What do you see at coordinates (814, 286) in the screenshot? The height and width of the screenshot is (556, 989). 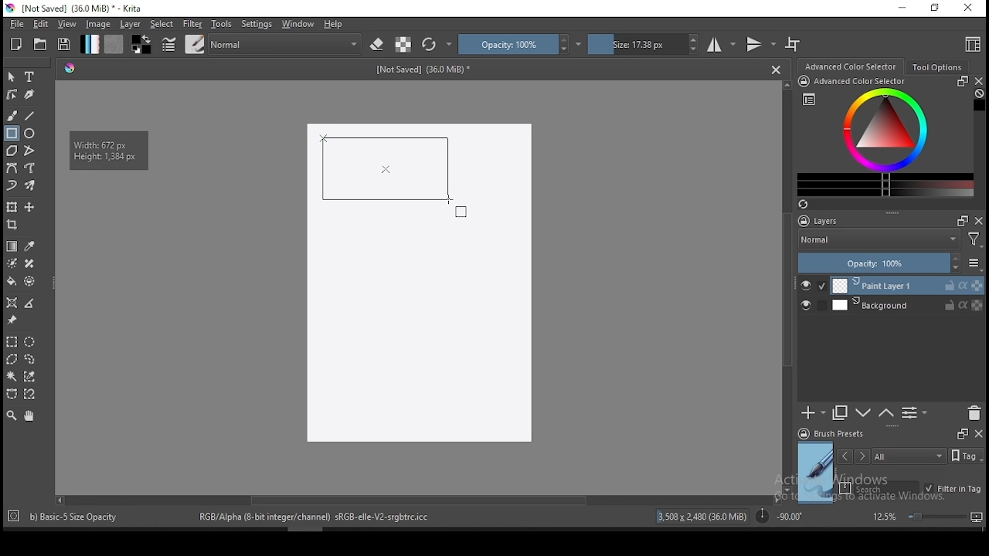 I see `layer visibility on/off` at bounding box center [814, 286].